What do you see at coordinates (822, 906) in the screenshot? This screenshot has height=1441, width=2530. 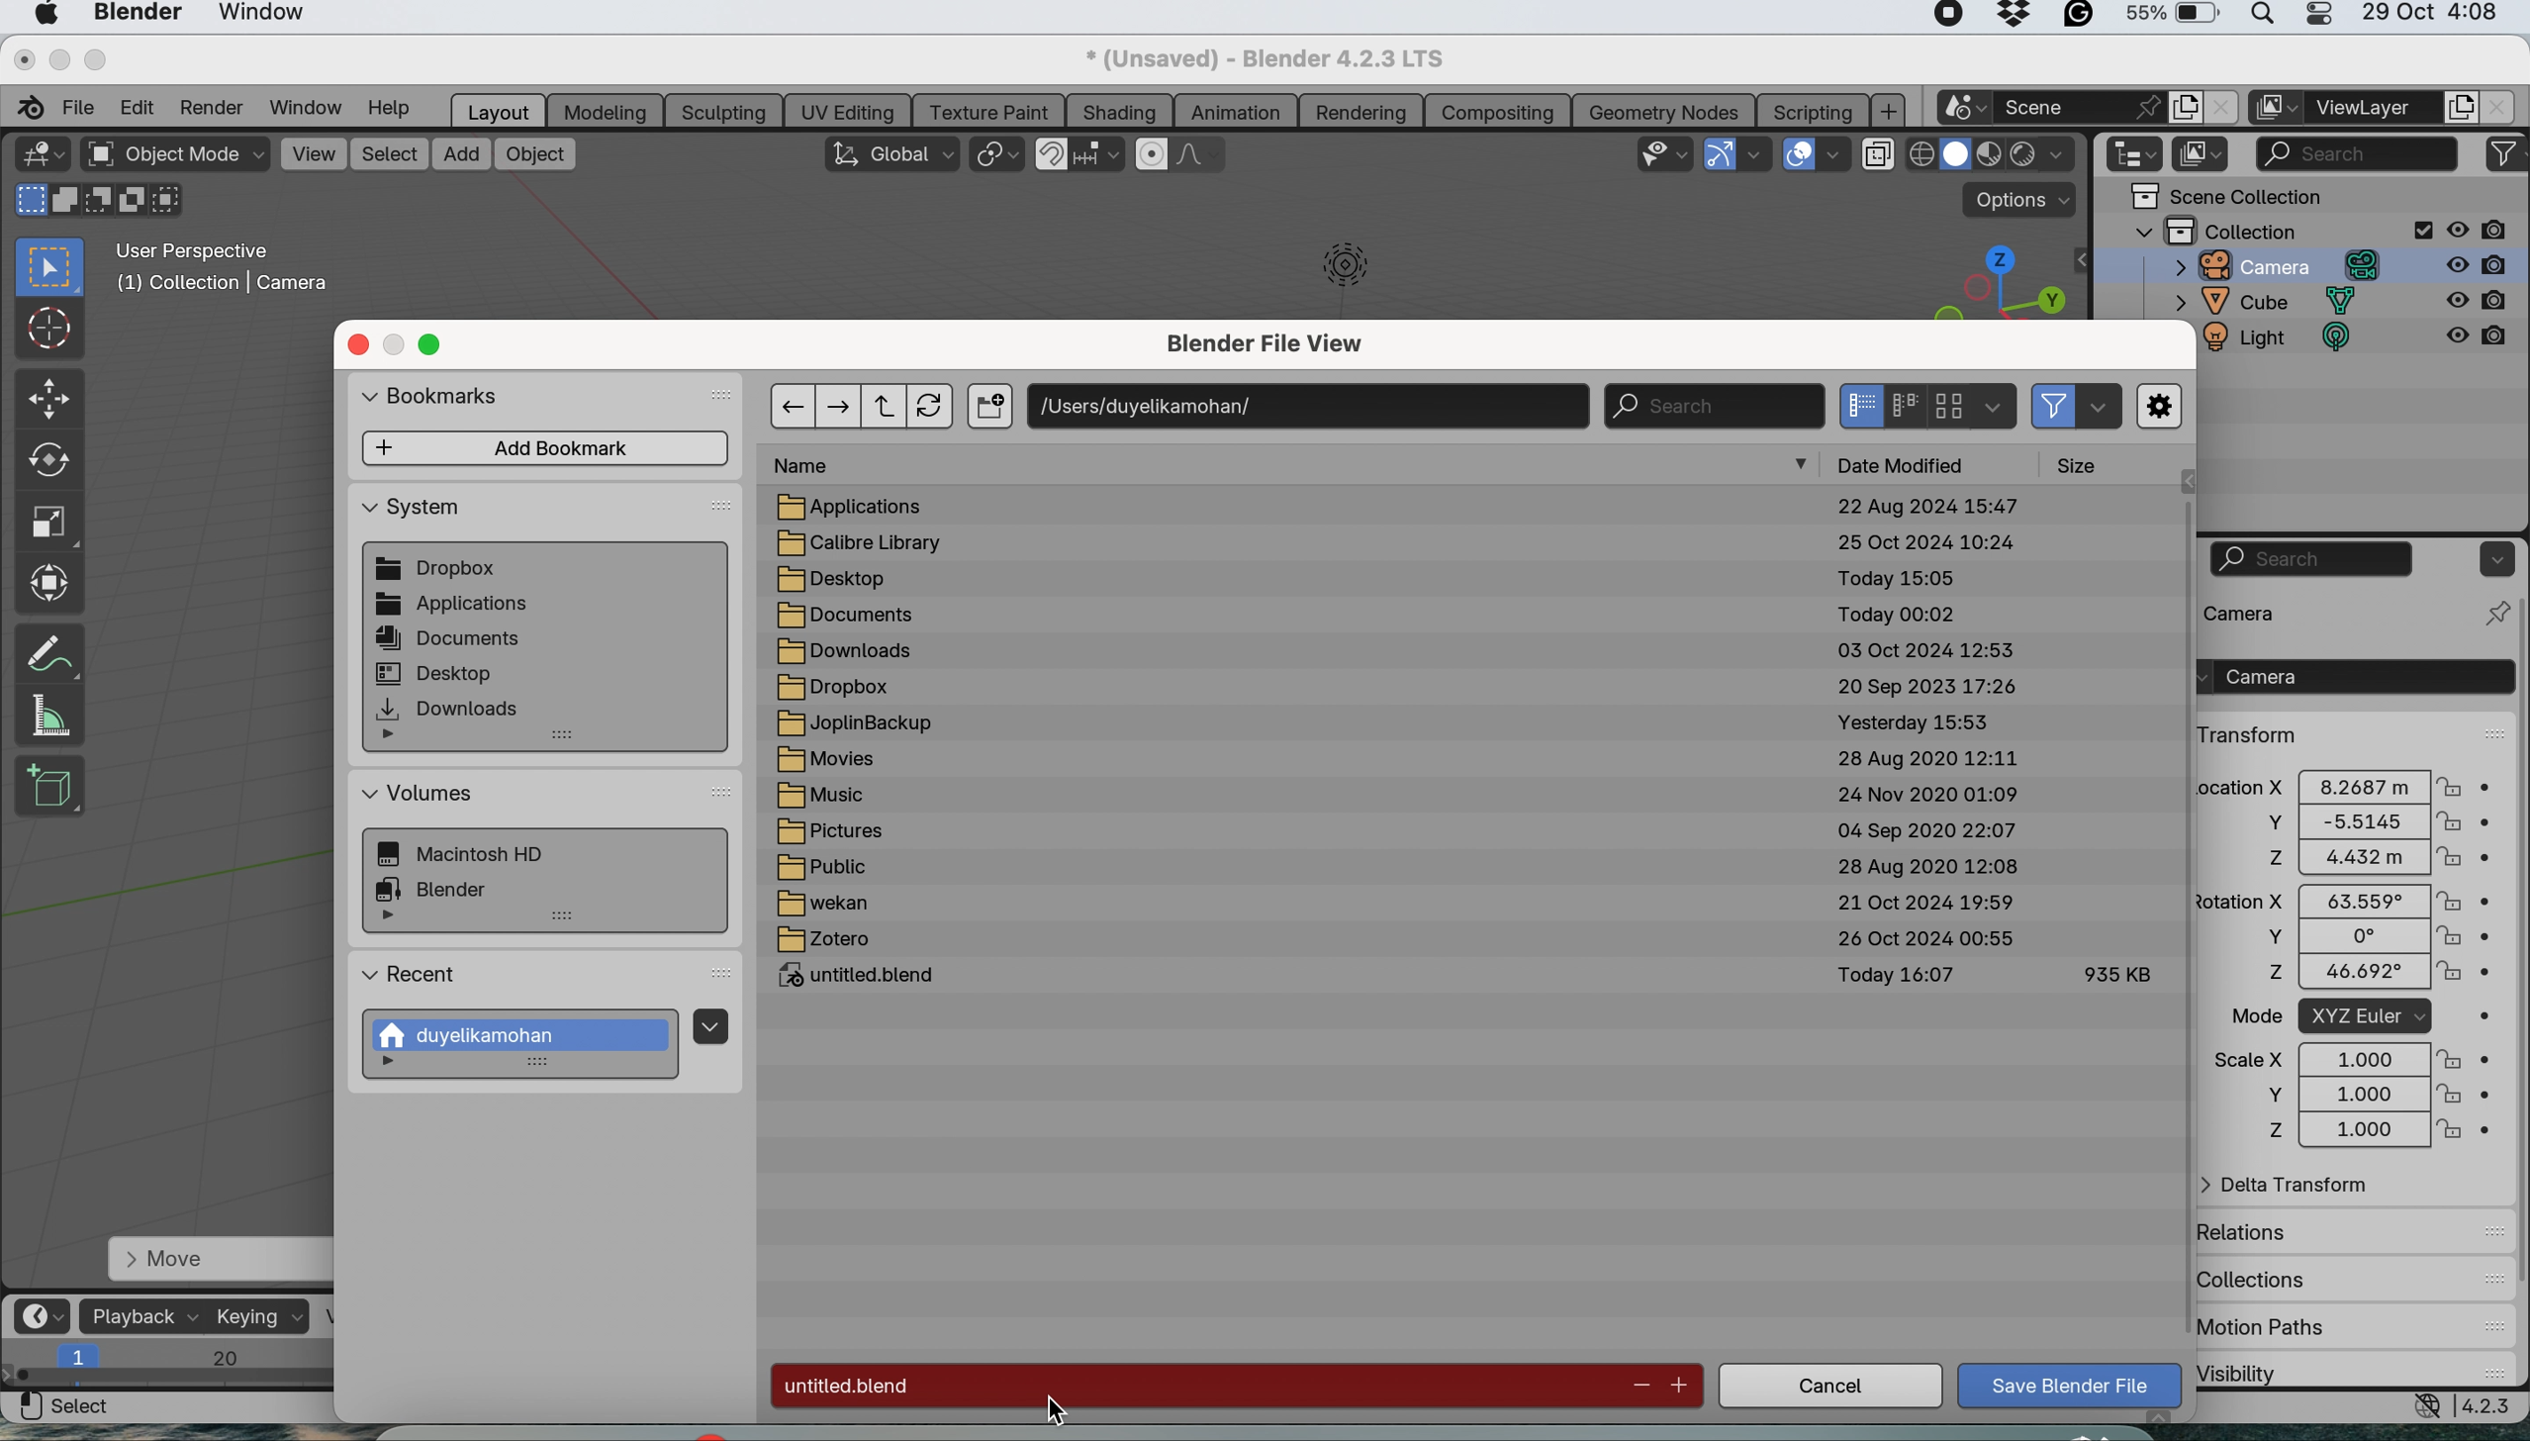 I see `wekan` at bounding box center [822, 906].